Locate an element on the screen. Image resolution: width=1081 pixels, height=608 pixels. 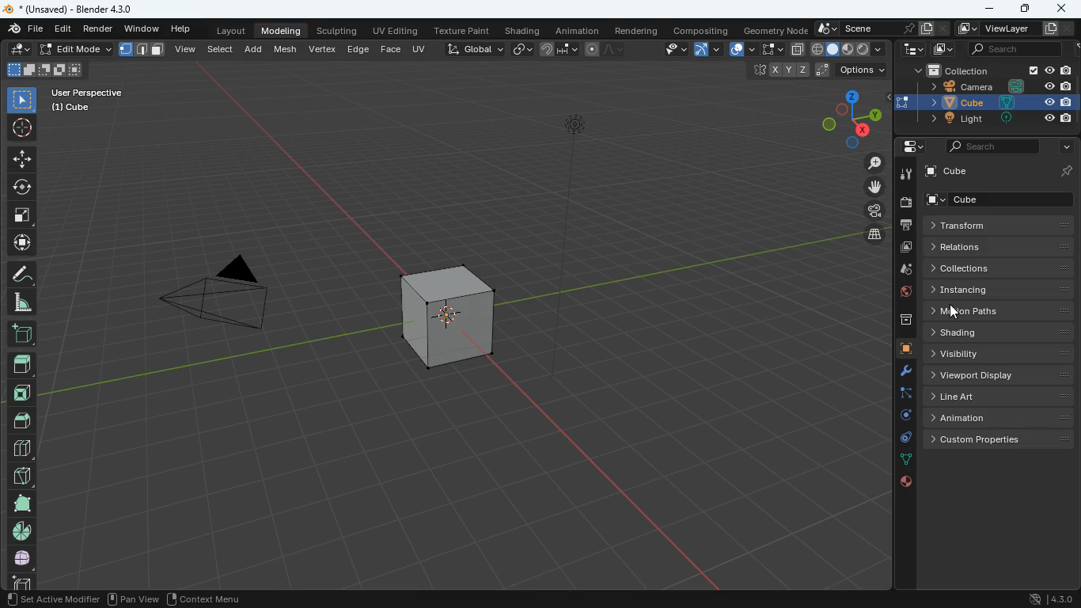
zoom is located at coordinates (868, 164).